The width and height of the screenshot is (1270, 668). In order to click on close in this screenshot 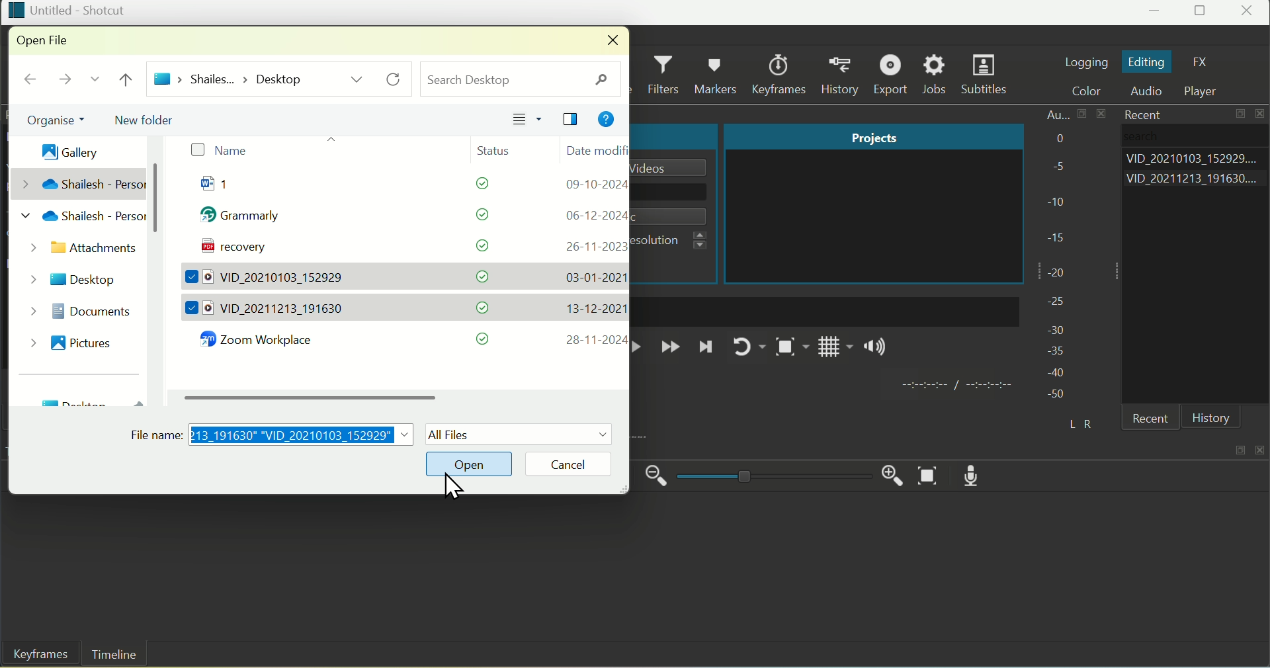, I will do `click(1262, 447)`.